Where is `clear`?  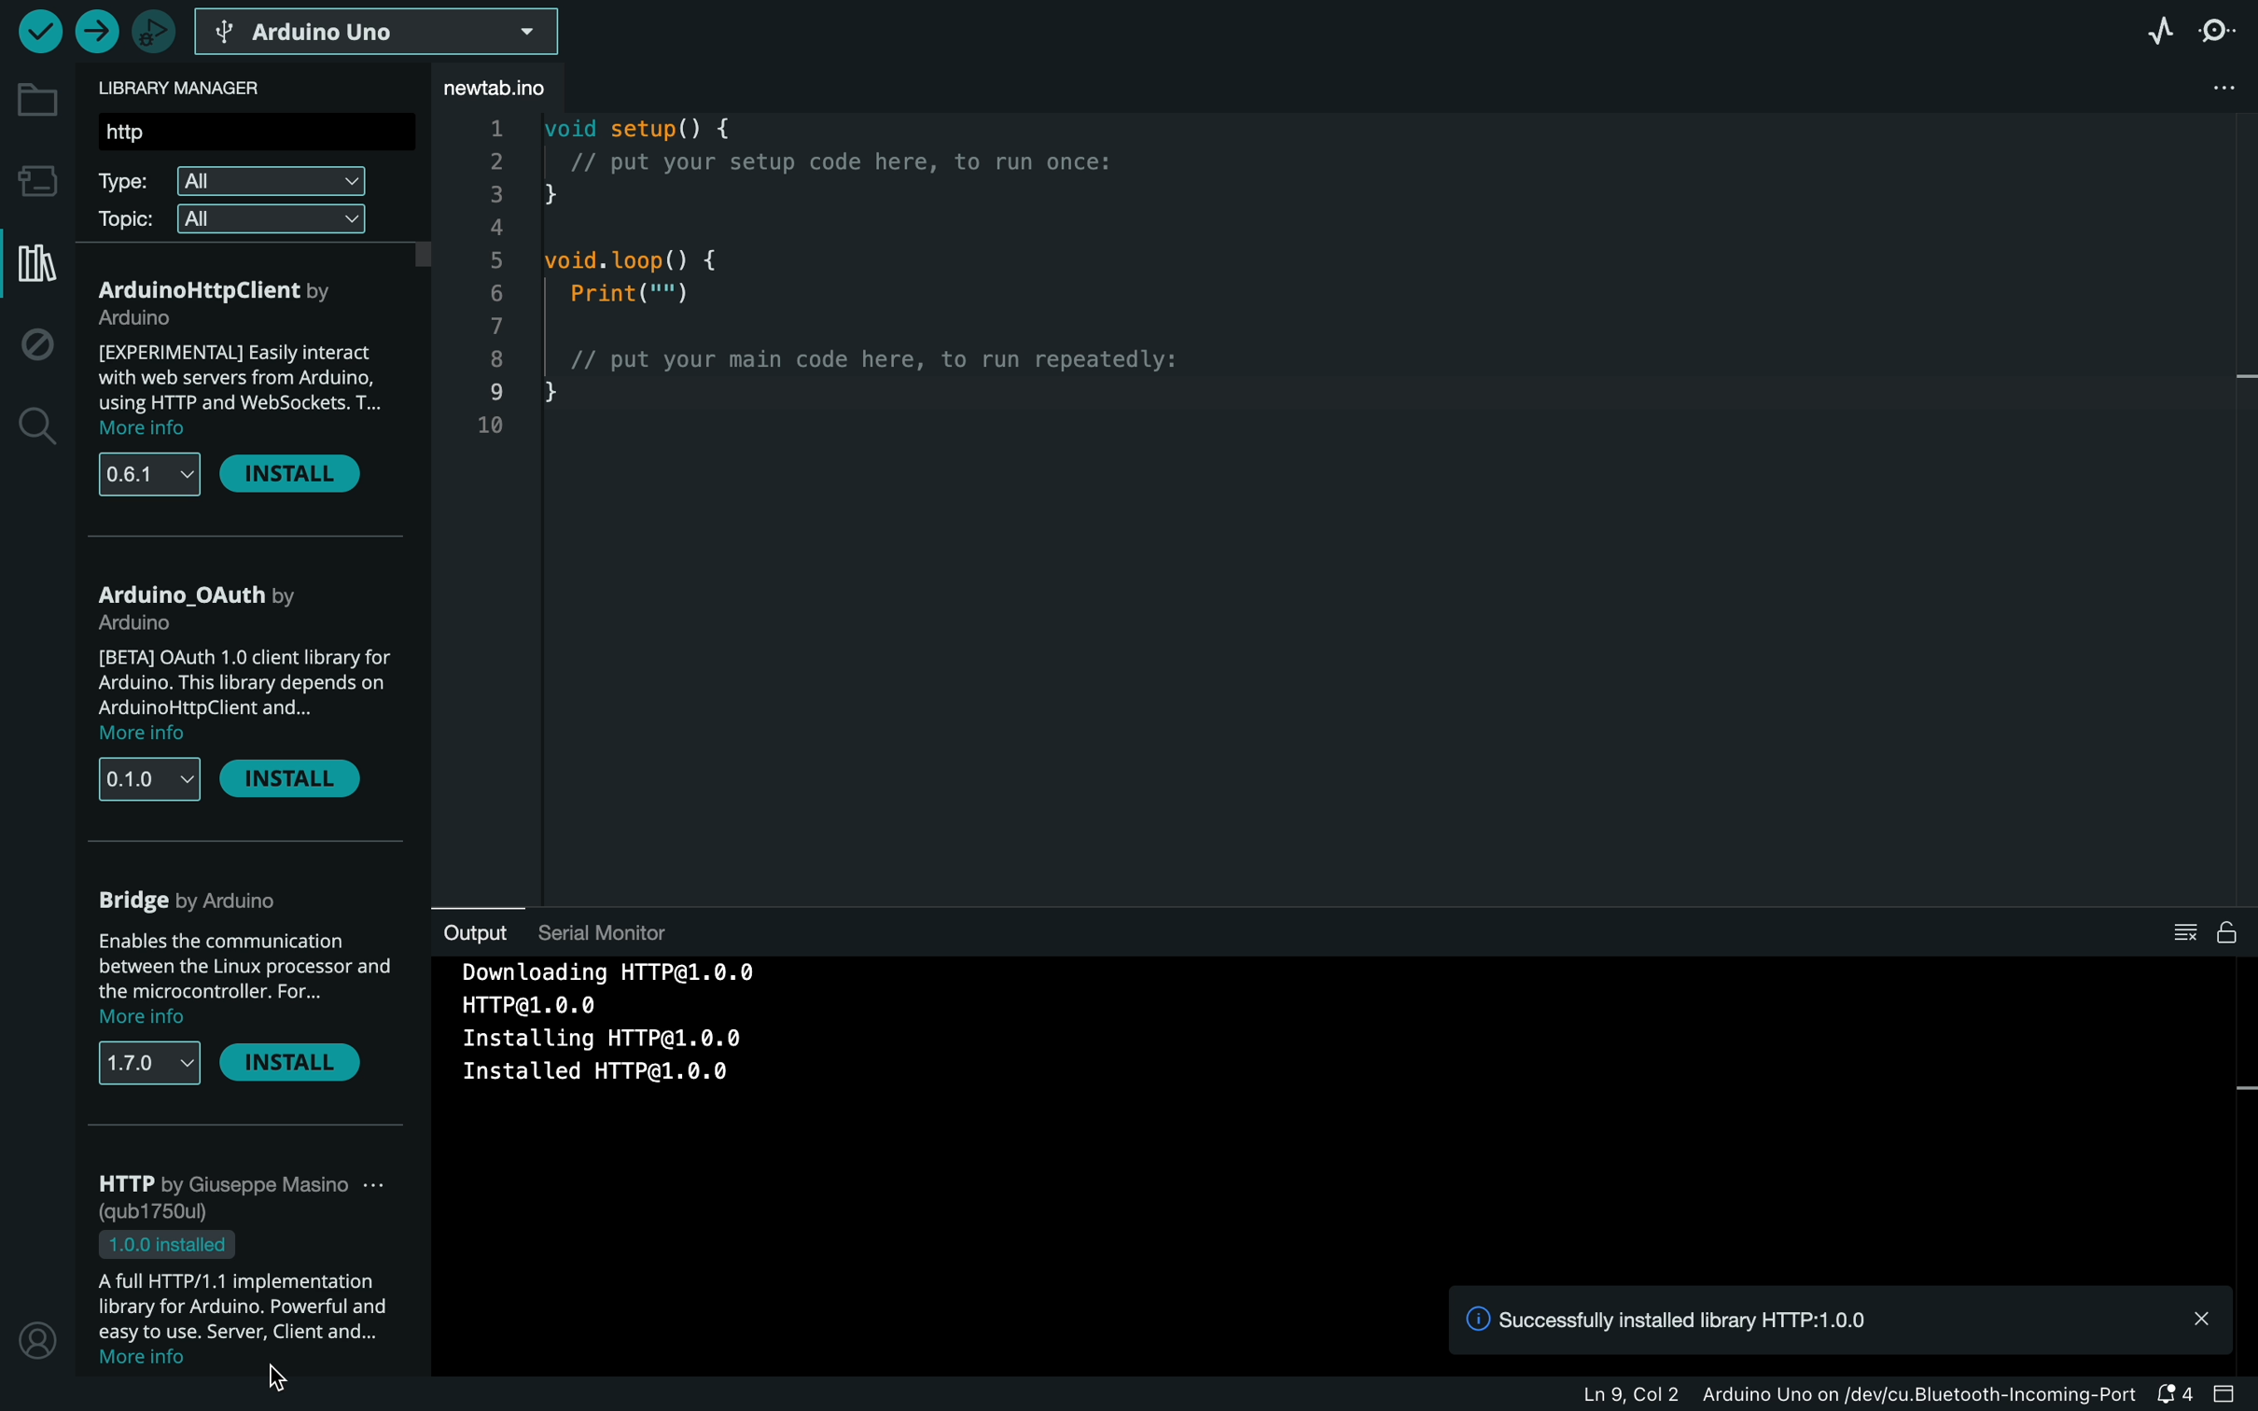 clear is located at coordinates (2196, 928).